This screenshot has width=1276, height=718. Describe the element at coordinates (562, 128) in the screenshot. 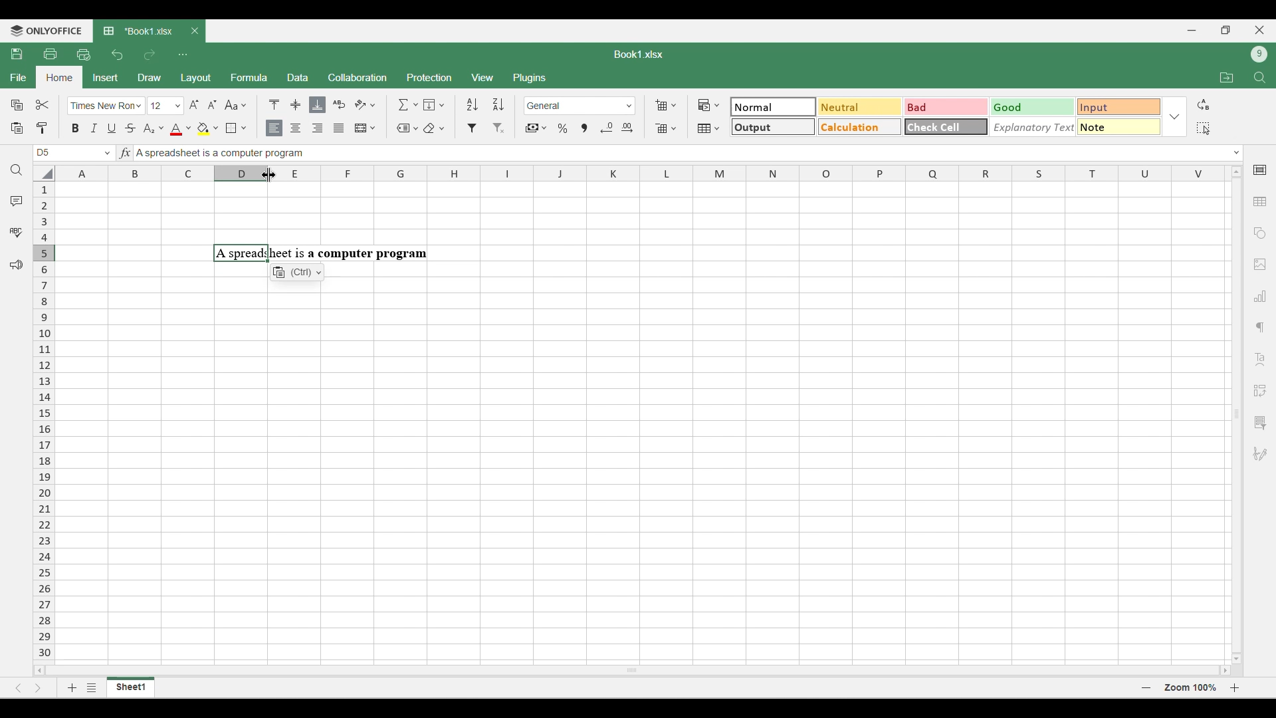

I see `Percent style` at that location.